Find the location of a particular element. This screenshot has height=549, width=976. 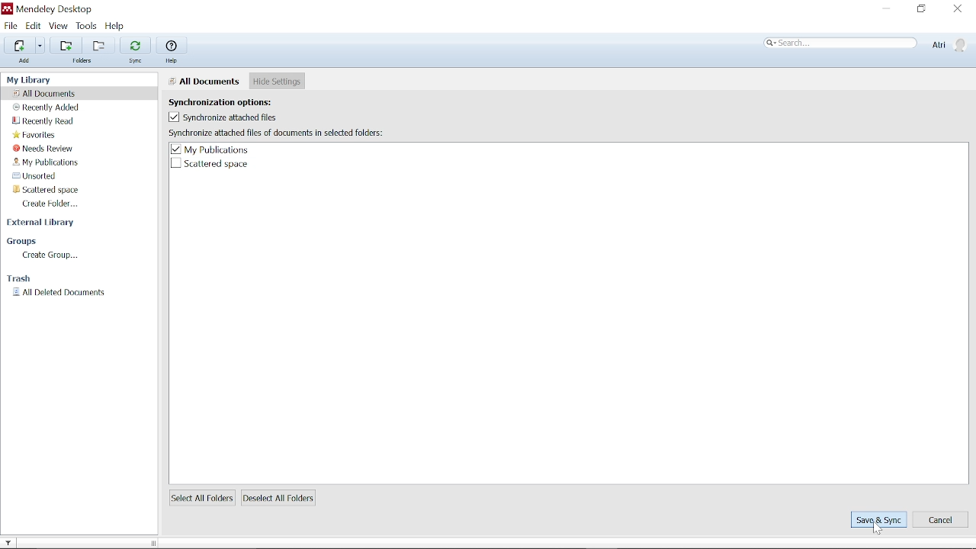

Deselect all folders is located at coordinates (281, 498).